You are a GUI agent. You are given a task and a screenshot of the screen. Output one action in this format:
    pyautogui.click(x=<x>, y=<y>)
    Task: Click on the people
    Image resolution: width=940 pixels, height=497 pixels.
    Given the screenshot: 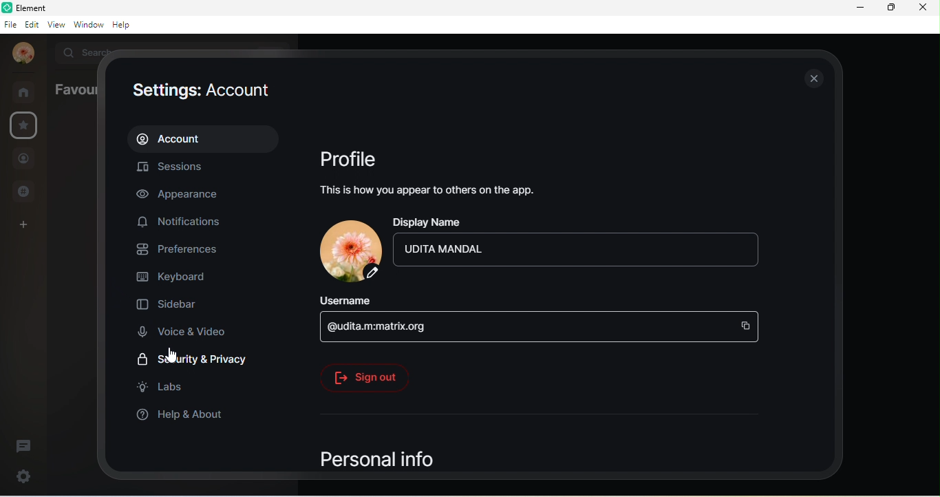 What is the action you would take?
    pyautogui.click(x=23, y=160)
    